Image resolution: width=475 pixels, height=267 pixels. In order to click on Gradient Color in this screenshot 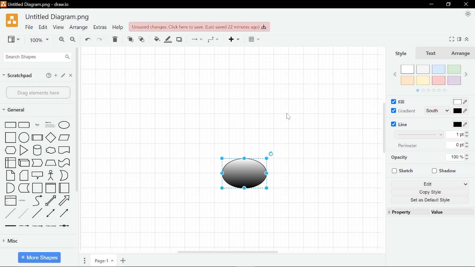, I will do `click(463, 111)`.